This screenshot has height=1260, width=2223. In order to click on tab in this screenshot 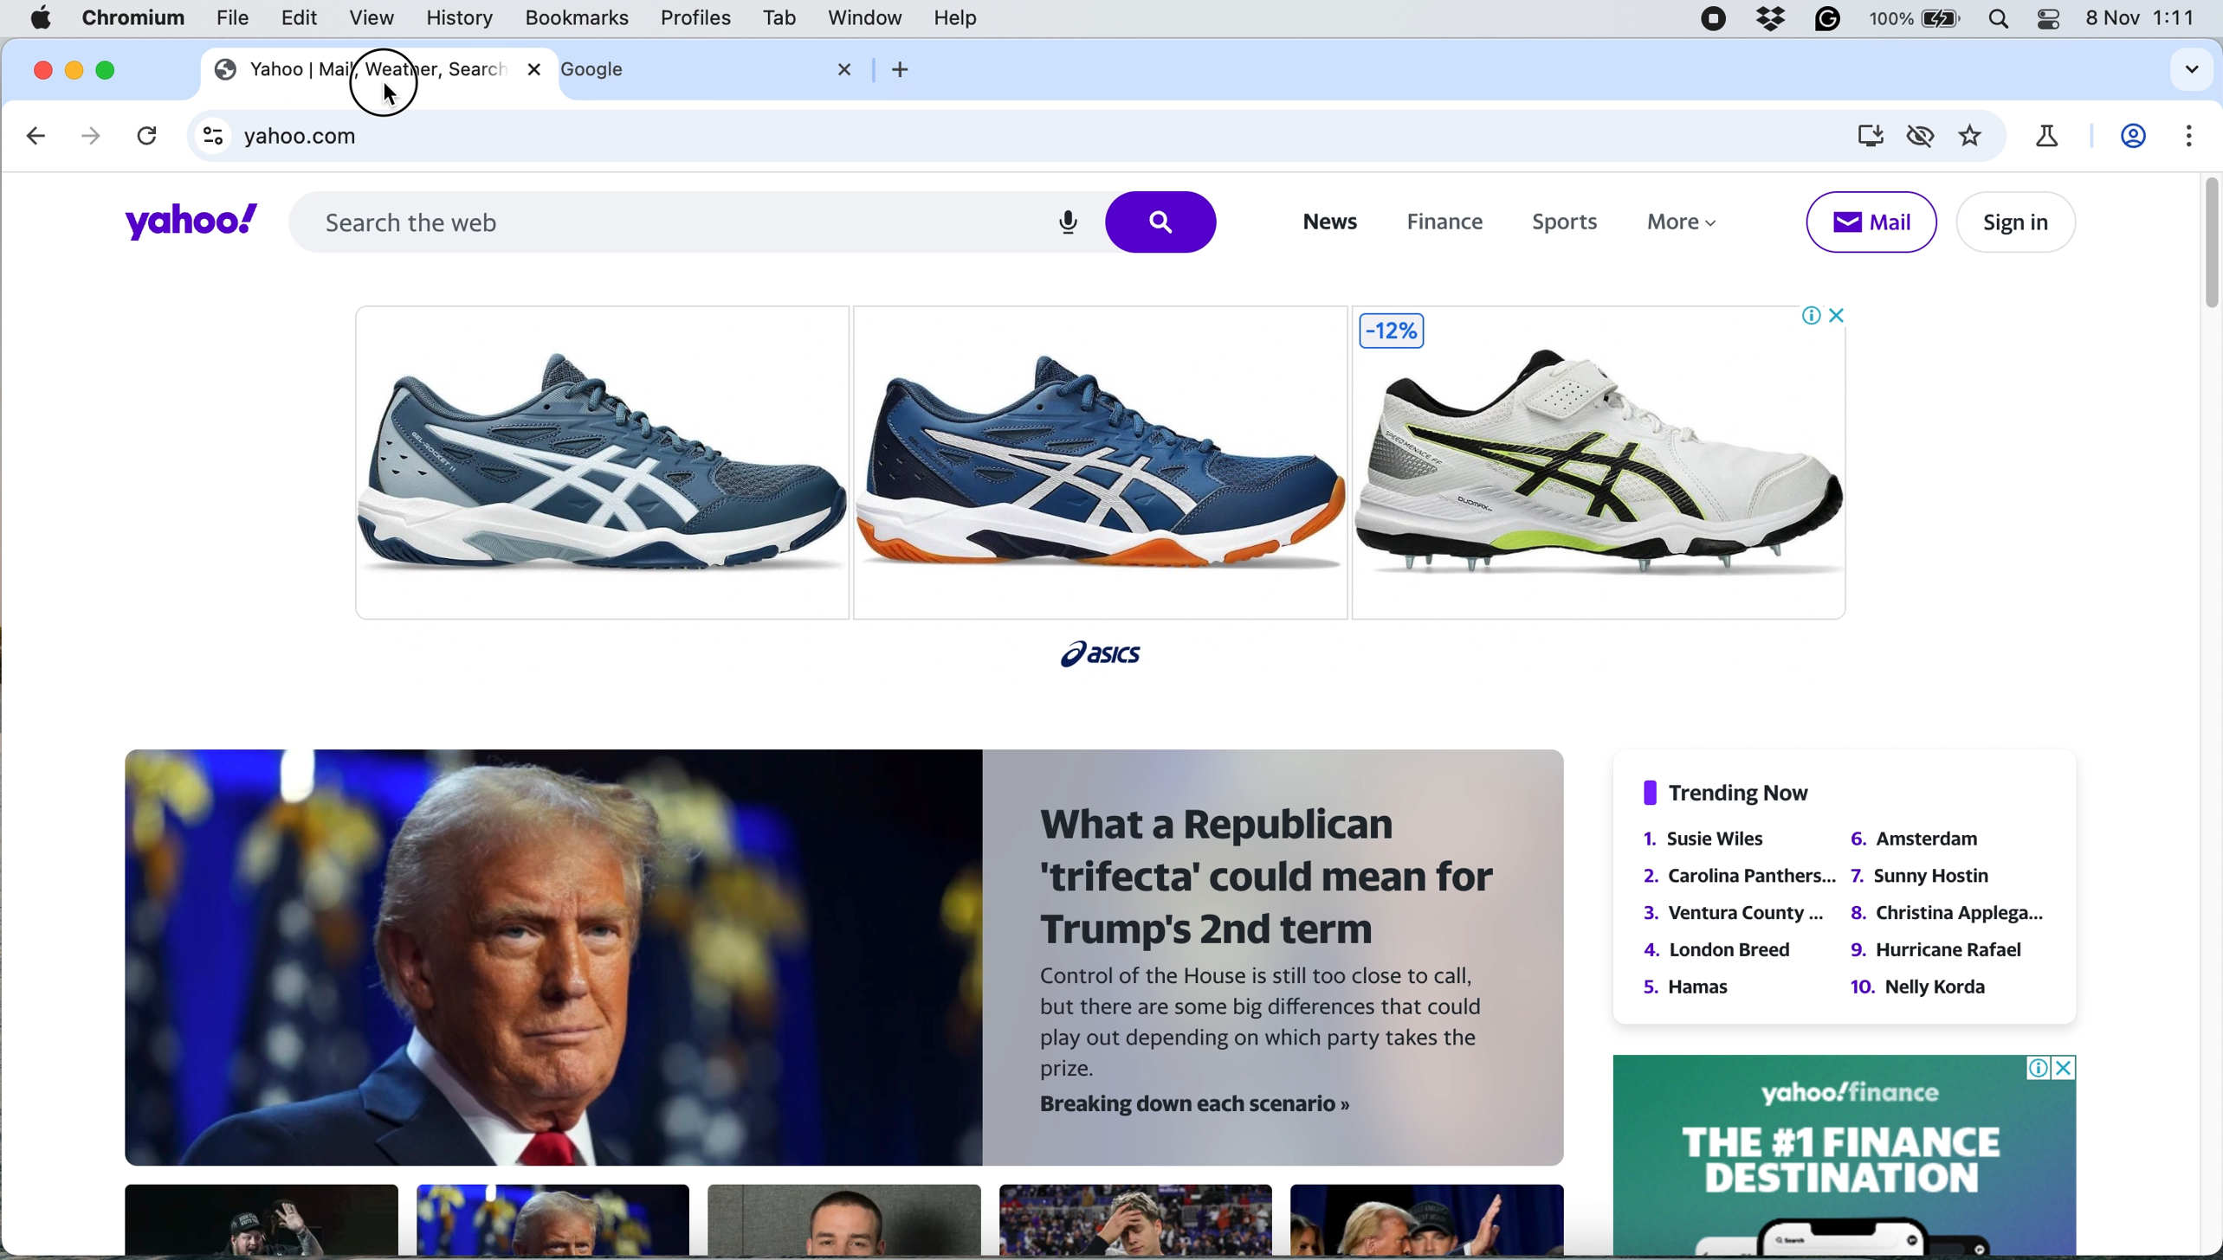, I will do `click(776, 18)`.